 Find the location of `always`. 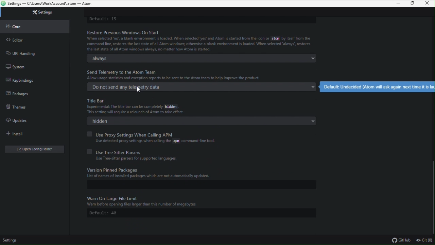

always is located at coordinates (204, 59).